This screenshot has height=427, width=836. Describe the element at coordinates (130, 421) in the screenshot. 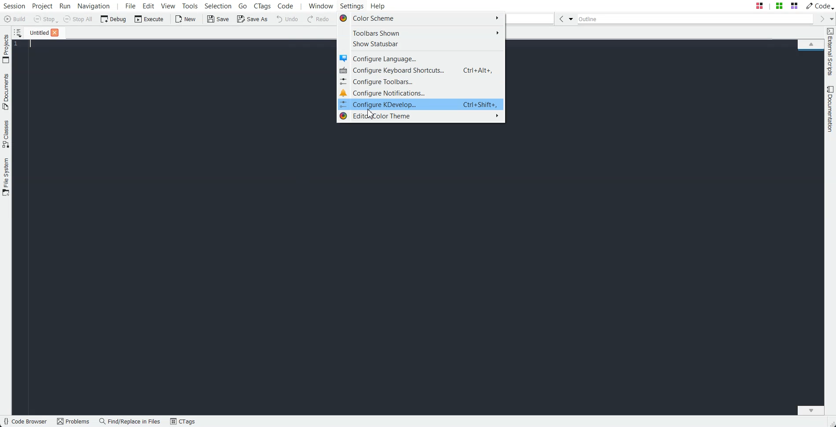

I see `Find/Replace in files` at that location.